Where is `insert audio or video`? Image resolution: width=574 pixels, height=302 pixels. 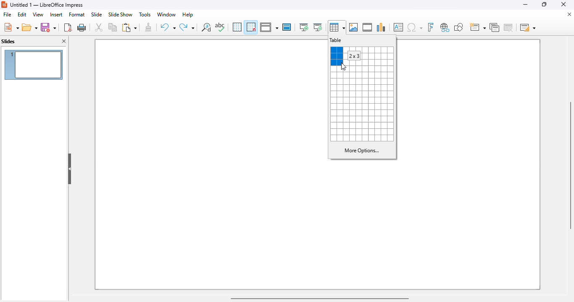 insert audio or video is located at coordinates (367, 27).